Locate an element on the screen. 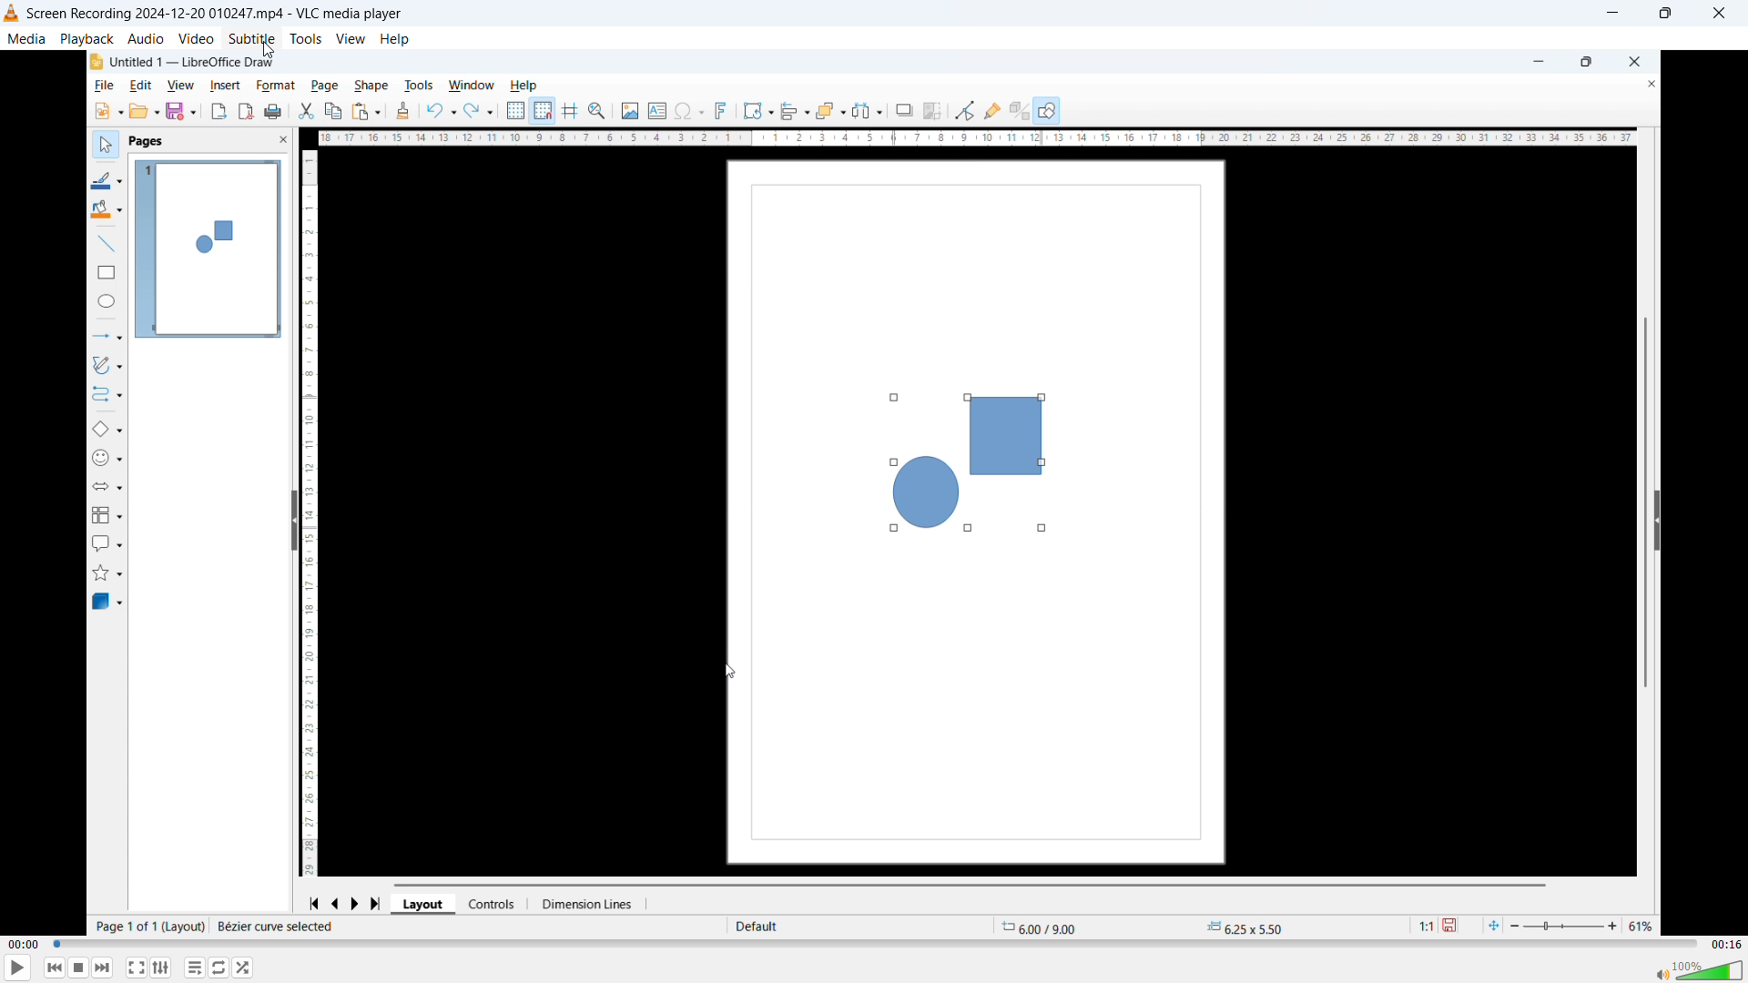 Image resolution: width=1748 pixels, height=983 pixels. block arrow is located at coordinates (113, 487).